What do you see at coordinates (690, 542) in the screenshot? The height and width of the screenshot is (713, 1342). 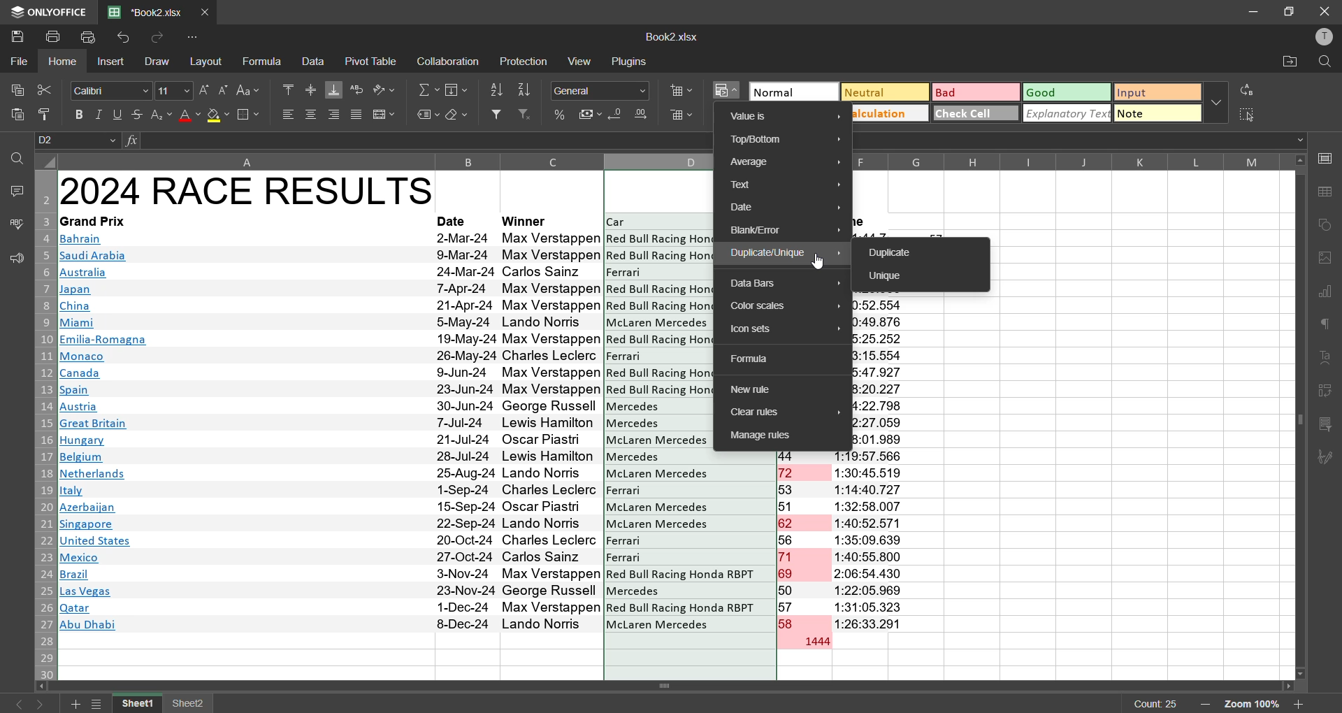 I see `car name` at bounding box center [690, 542].